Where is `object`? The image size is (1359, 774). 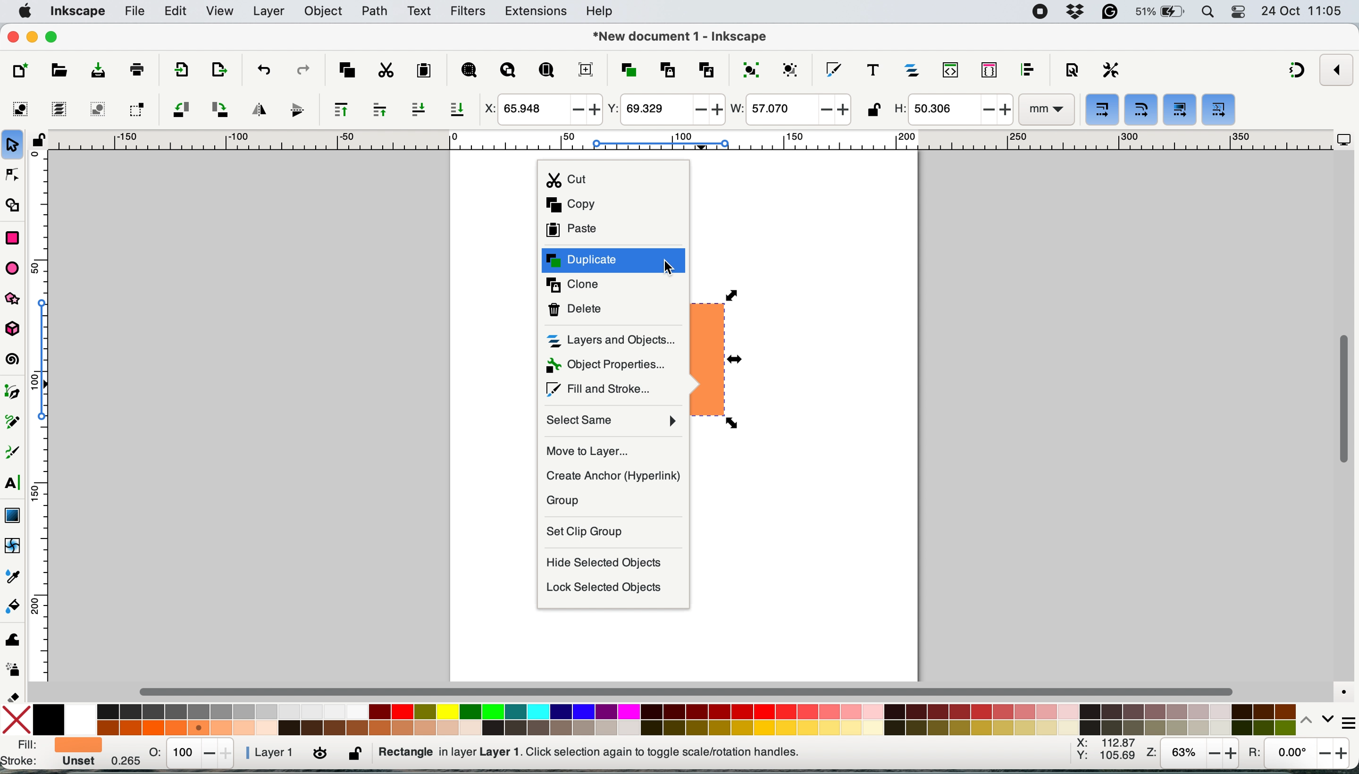
object is located at coordinates (326, 11).